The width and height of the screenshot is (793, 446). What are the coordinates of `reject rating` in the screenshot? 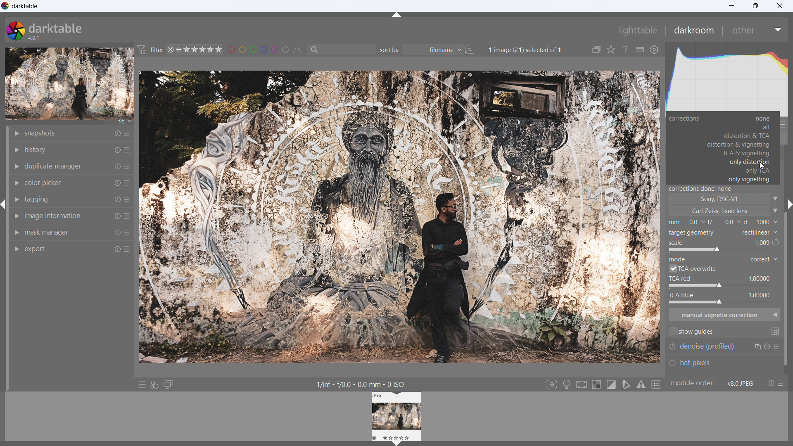 It's located at (171, 50).